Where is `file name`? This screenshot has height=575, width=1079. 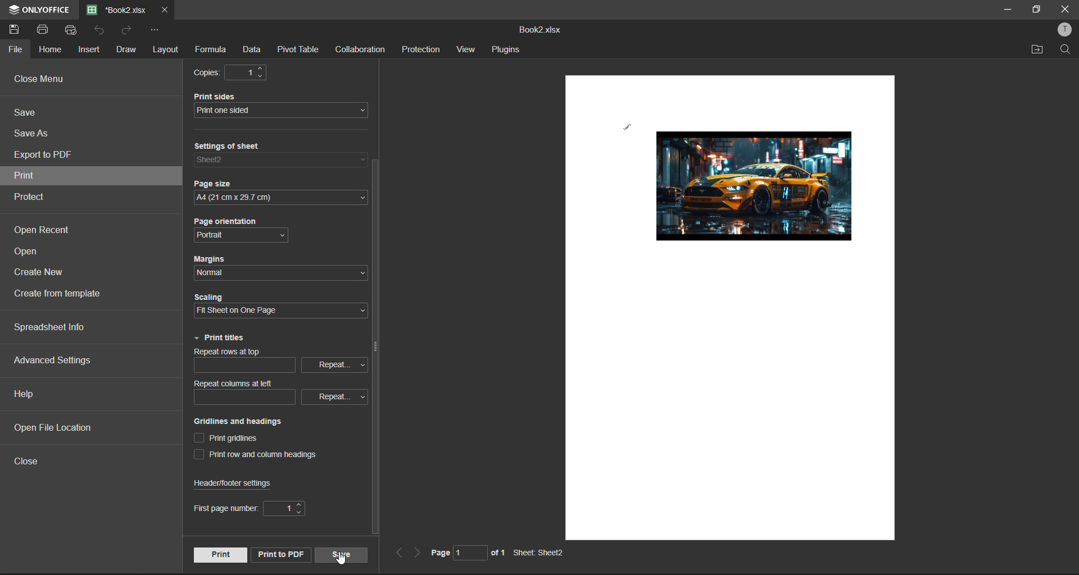
file name is located at coordinates (541, 31).